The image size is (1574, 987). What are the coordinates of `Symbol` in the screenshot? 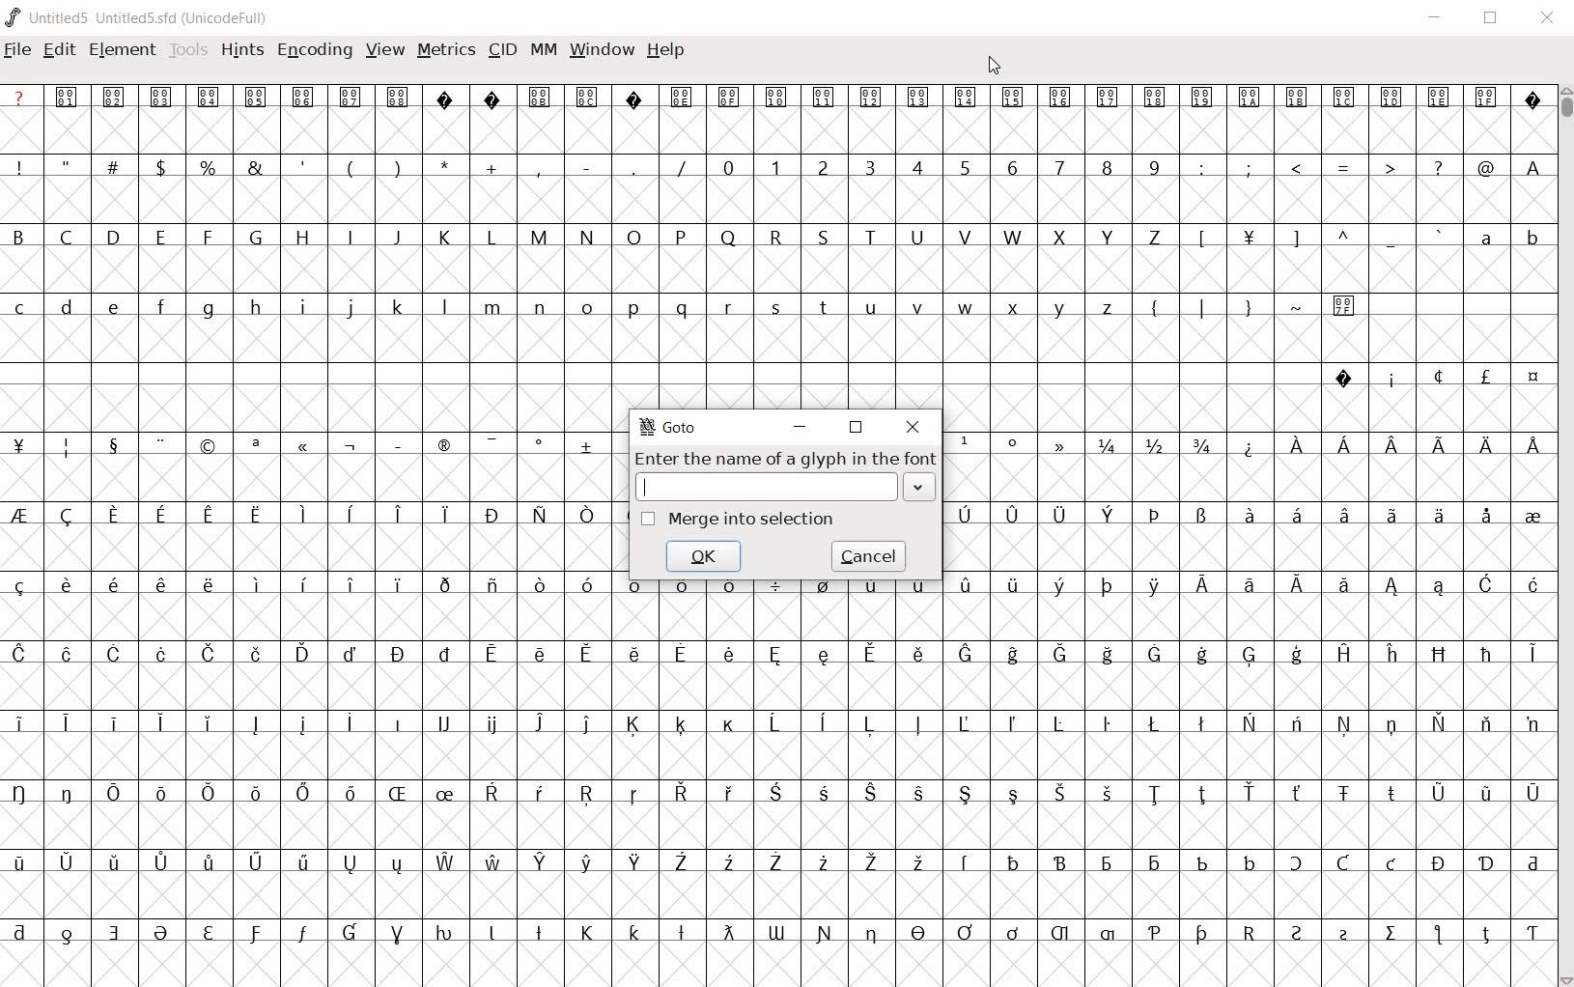 It's located at (23, 446).